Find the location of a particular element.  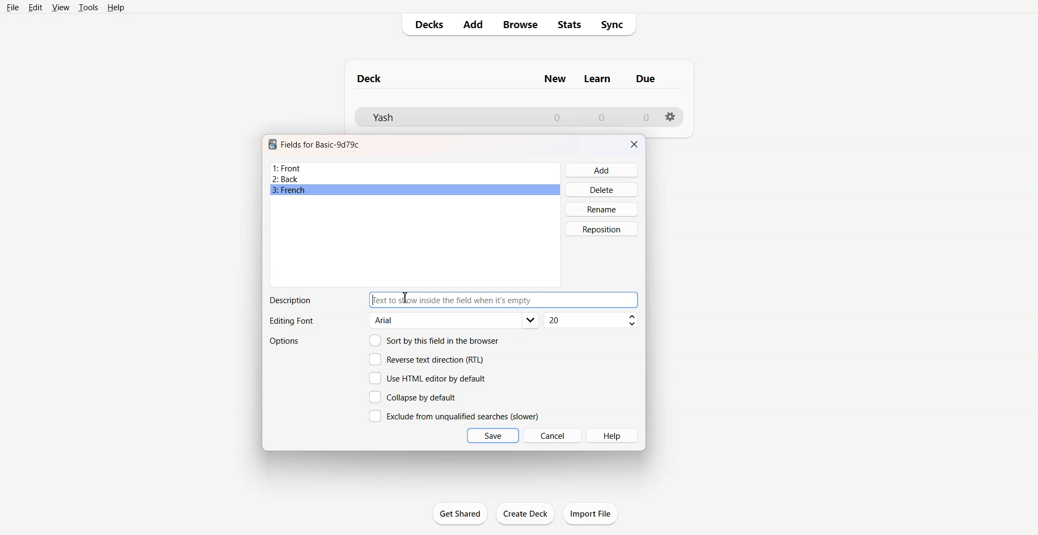

Sync is located at coordinates (616, 25).